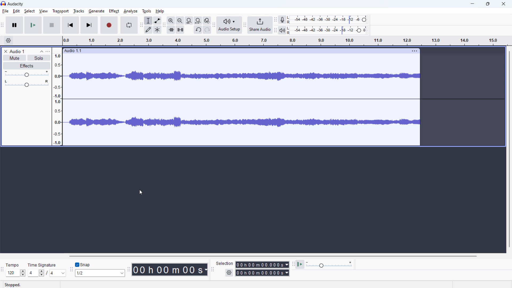  I want to click on select, so click(30, 11).